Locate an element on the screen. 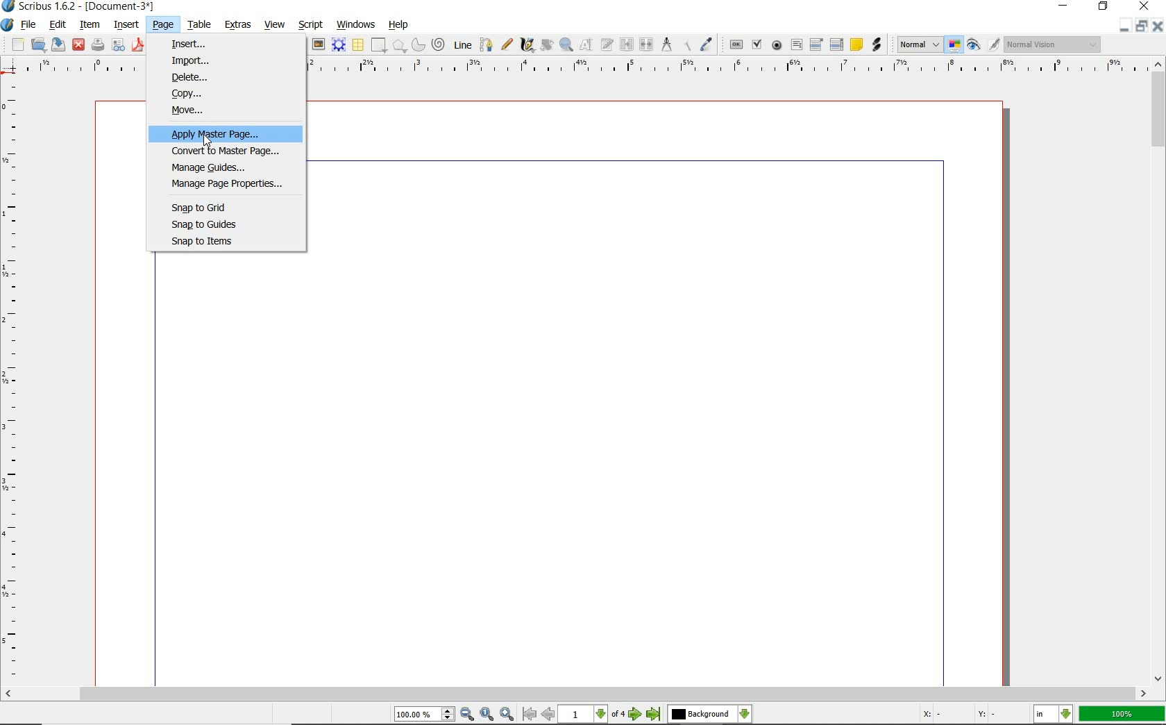 This screenshot has height=725, width=1166. copy item properties is located at coordinates (686, 45).